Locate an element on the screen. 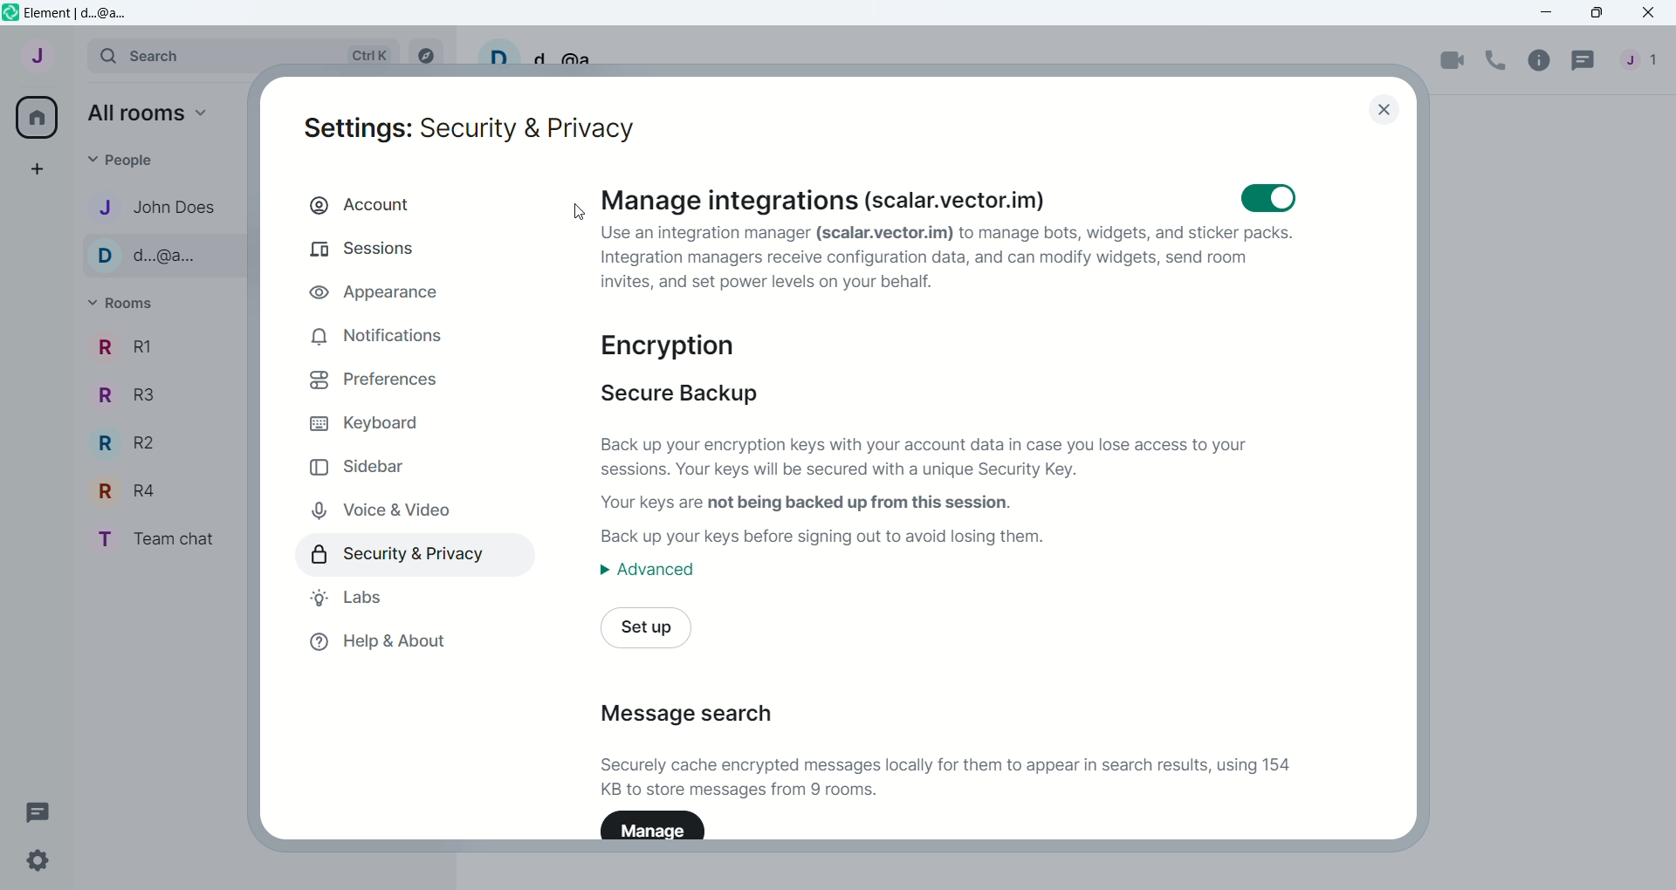  labs is located at coordinates (348, 599).